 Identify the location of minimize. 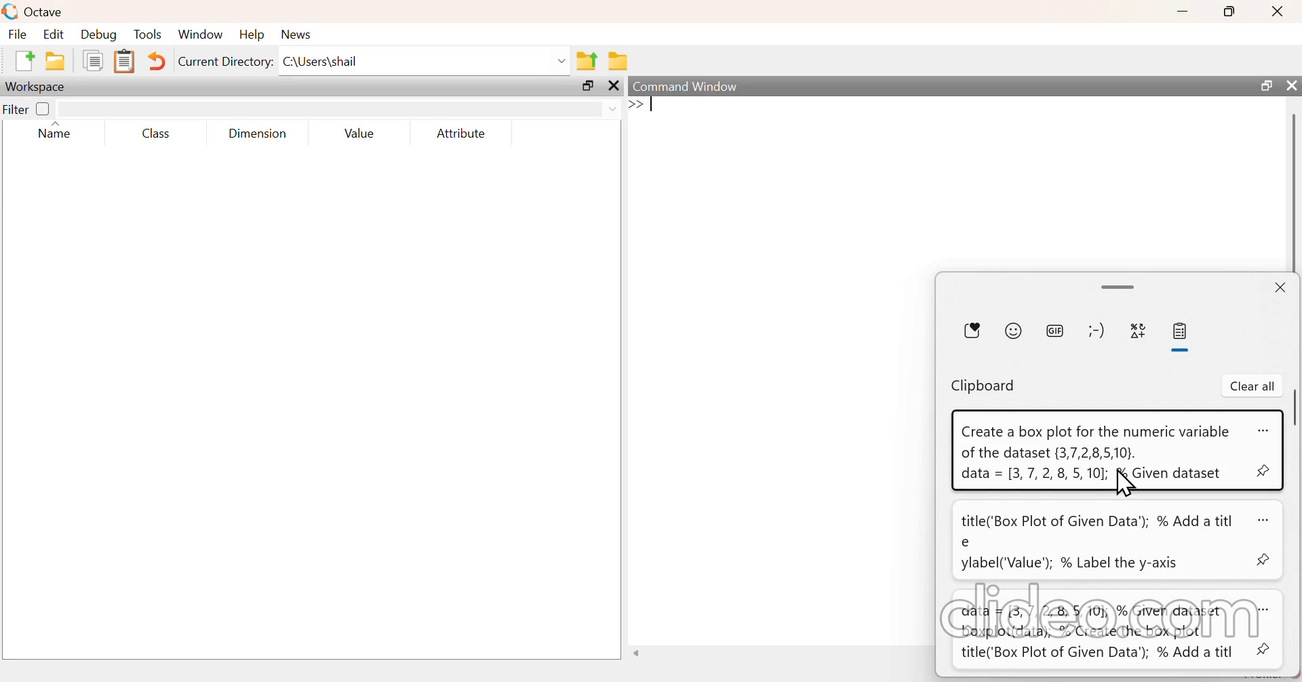
(1182, 12).